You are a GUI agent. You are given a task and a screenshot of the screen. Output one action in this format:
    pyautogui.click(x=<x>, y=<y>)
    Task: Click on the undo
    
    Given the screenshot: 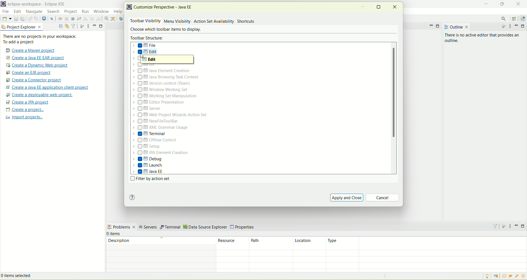 What is the action you would take?
    pyautogui.click(x=30, y=19)
    